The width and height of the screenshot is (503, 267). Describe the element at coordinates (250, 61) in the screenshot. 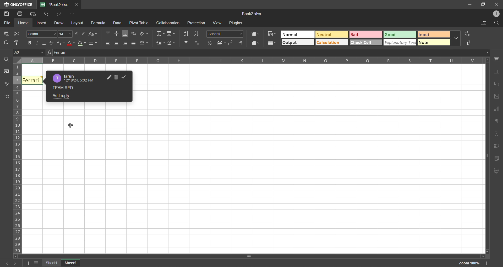

I see `column names` at that location.